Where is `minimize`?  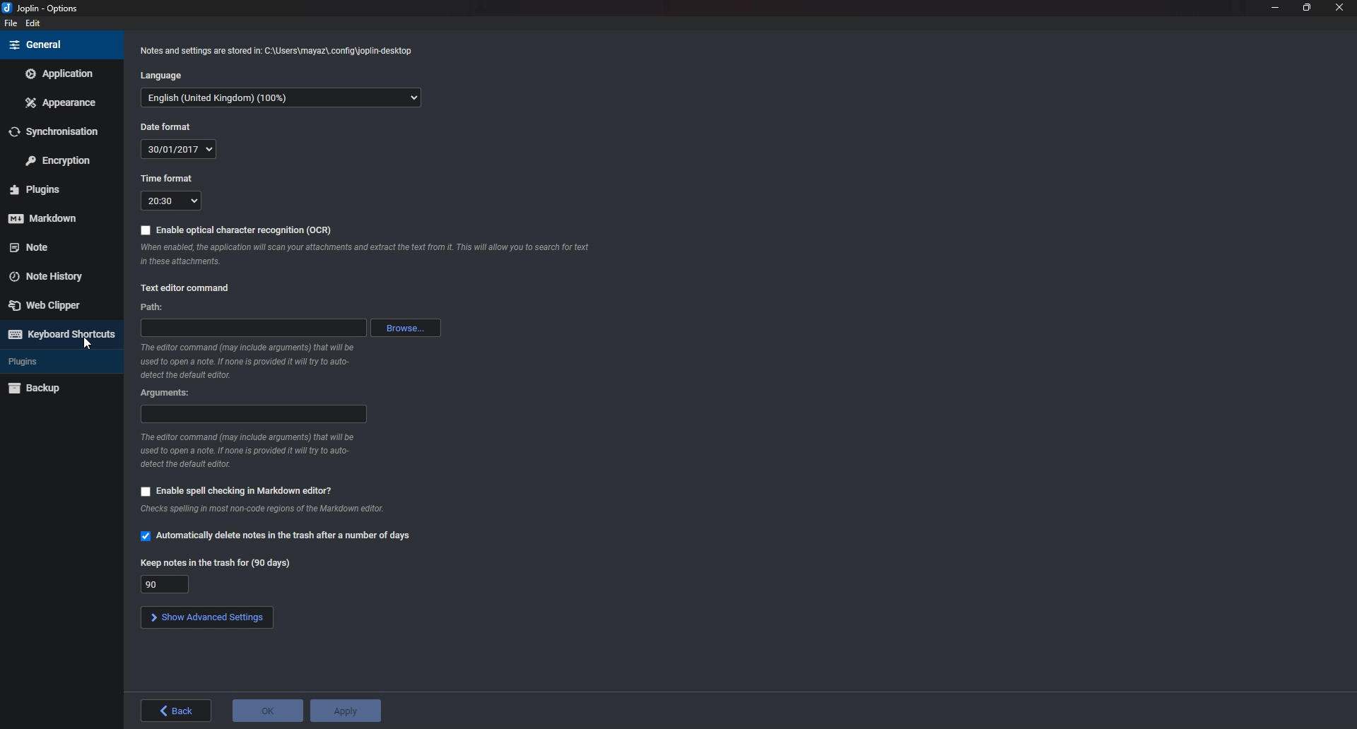
minimize is located at coordinates (1276, 6).